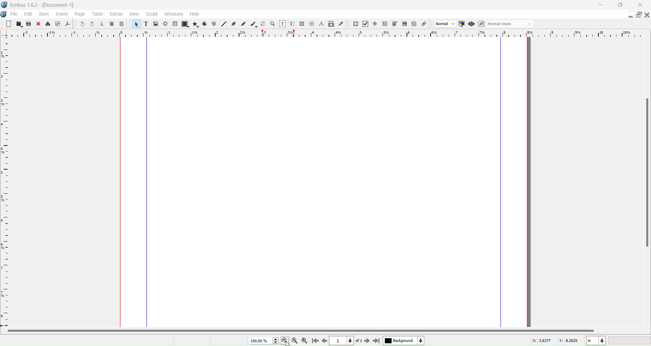 The width and height of the screenshot is (651, 346). I want to click on Spiral, so click(214, 24).